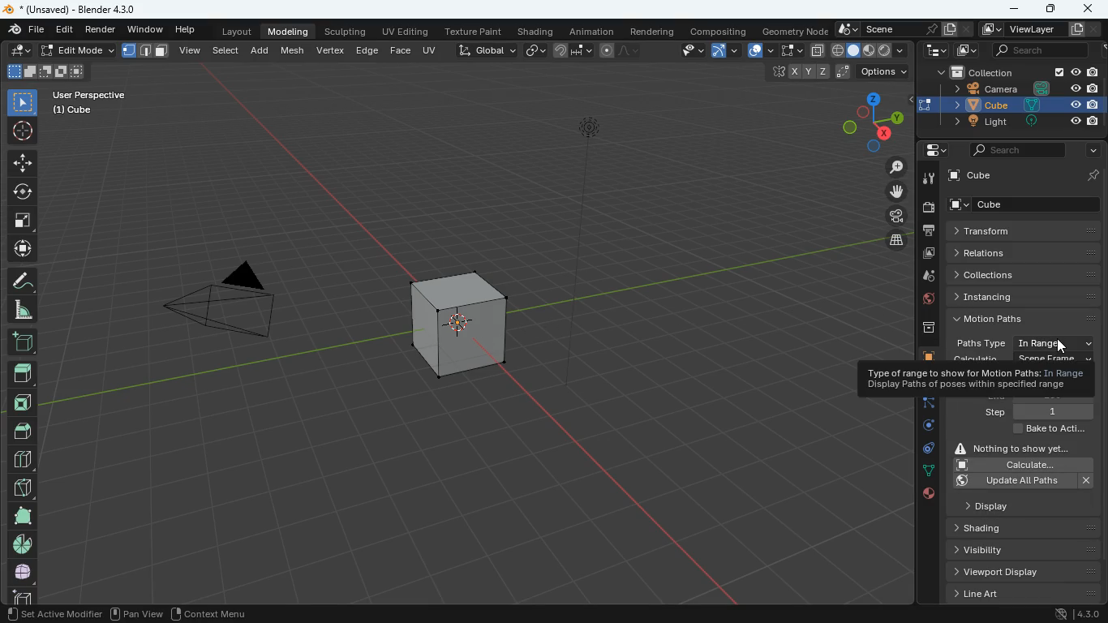 This screenshot has height=623, width=1108. Describe the element at coordinates (921, 331) in the screenshot. I see `archieve` at that location.